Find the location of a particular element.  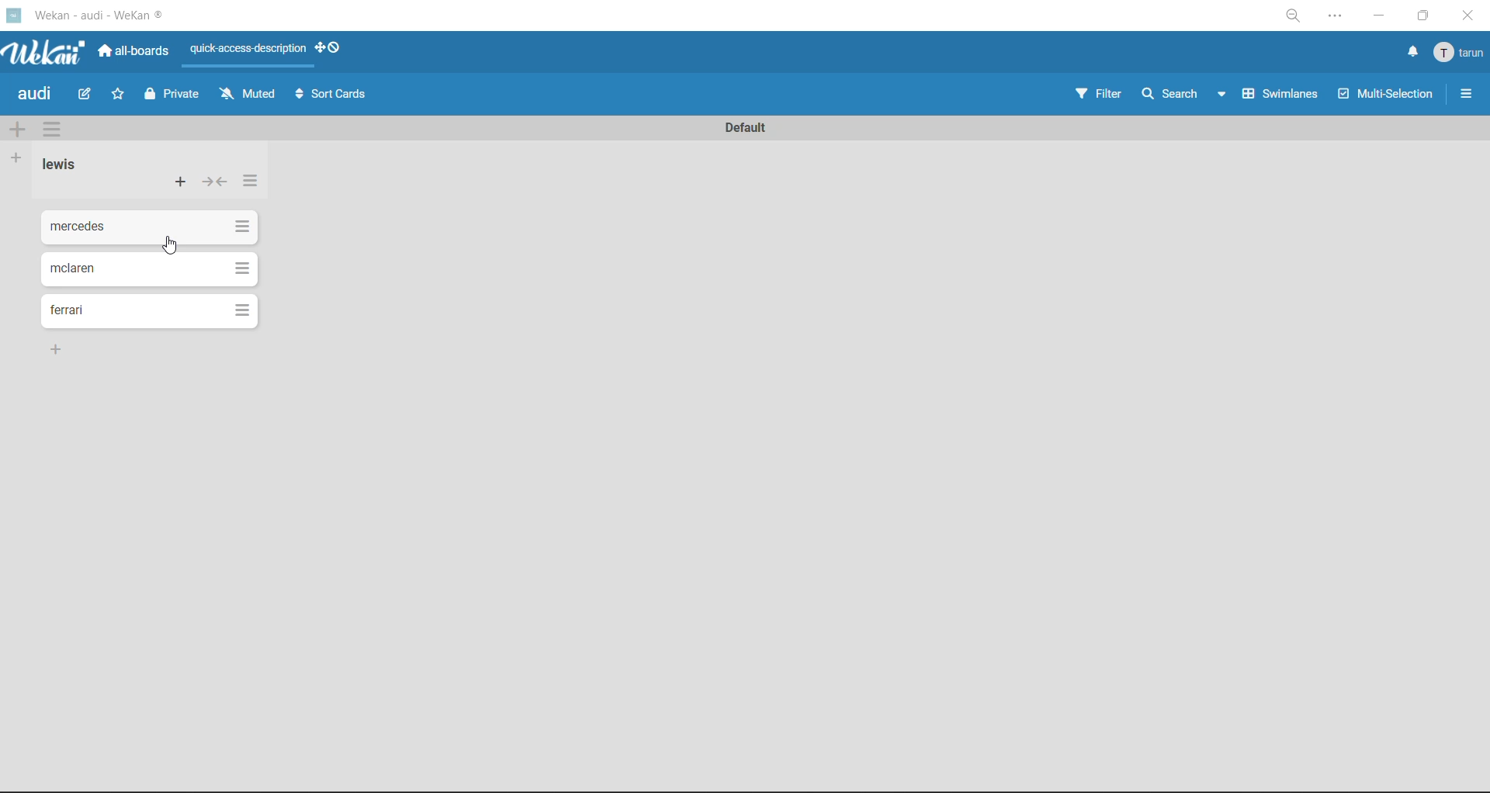

add list is located at coordinates (17, 158).